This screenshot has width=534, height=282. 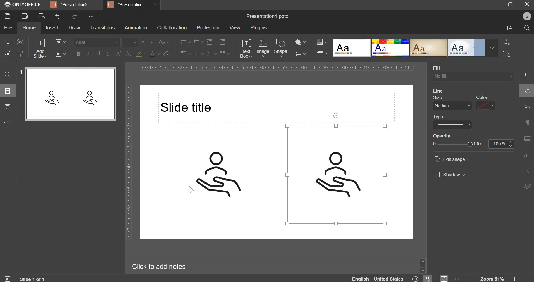 I want to click on line color, so click(x=485, y=105).